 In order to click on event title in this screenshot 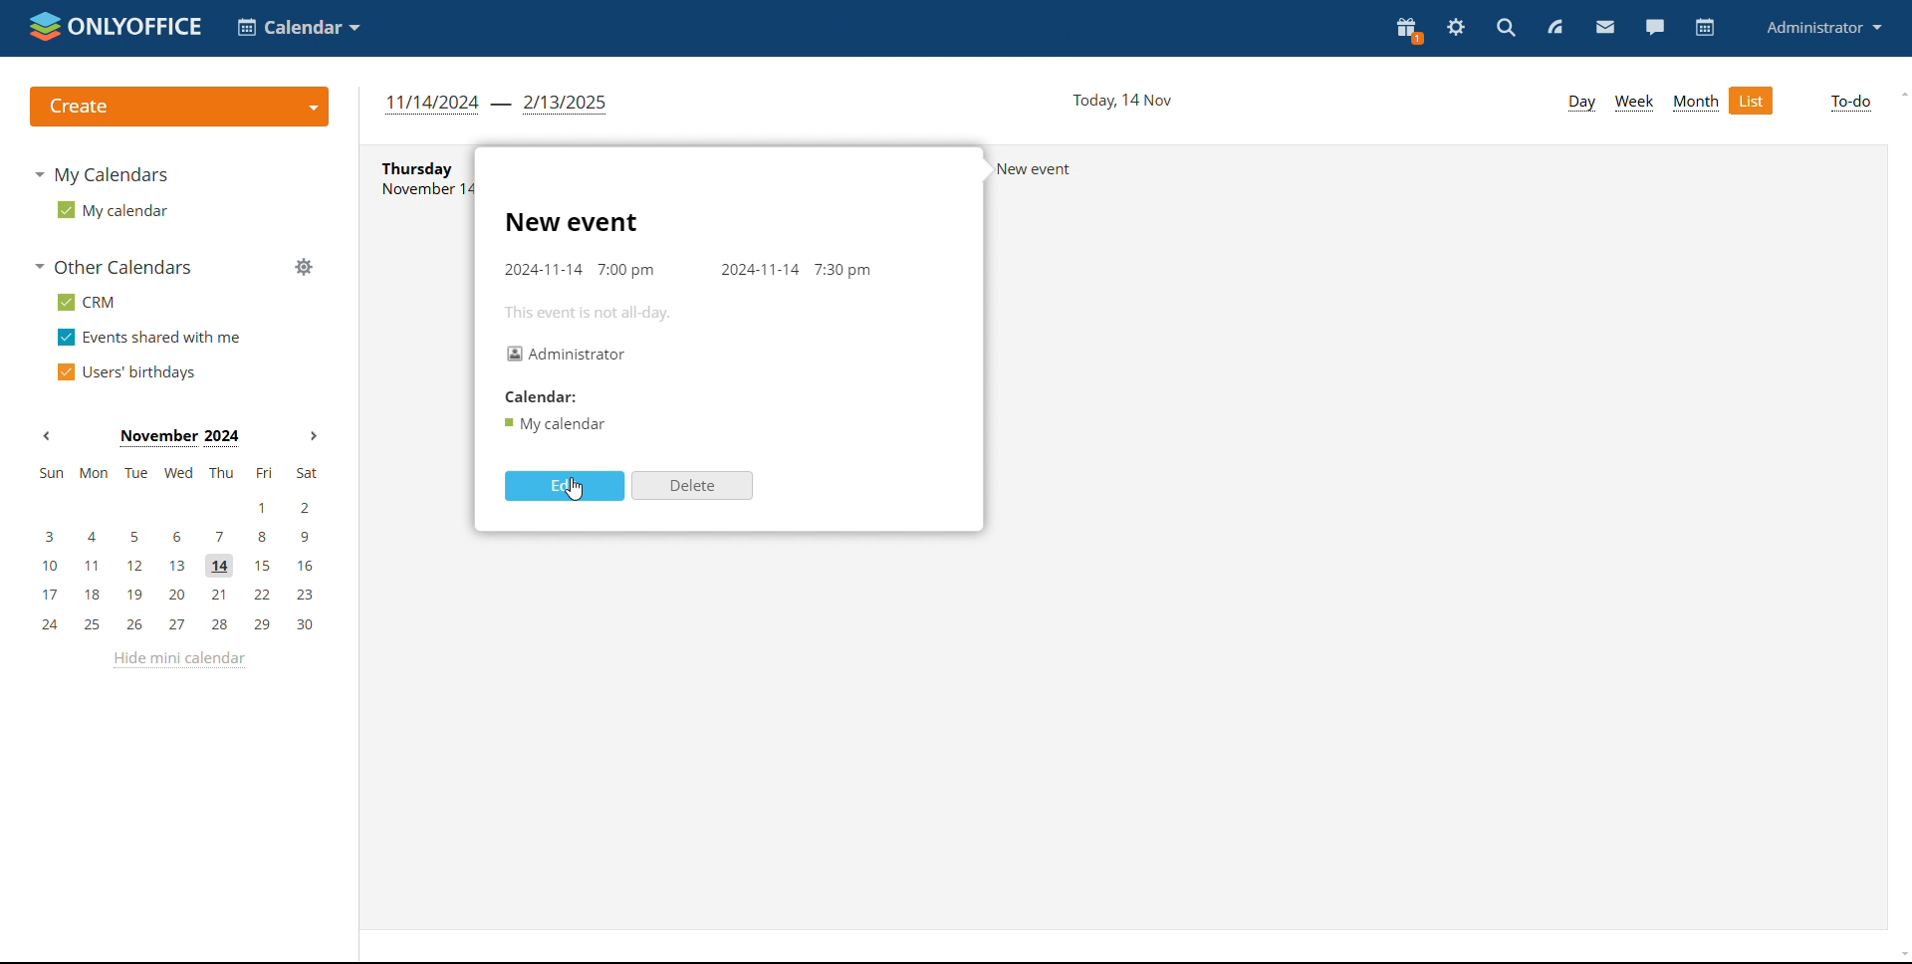, I will do `click(570, 222)`.